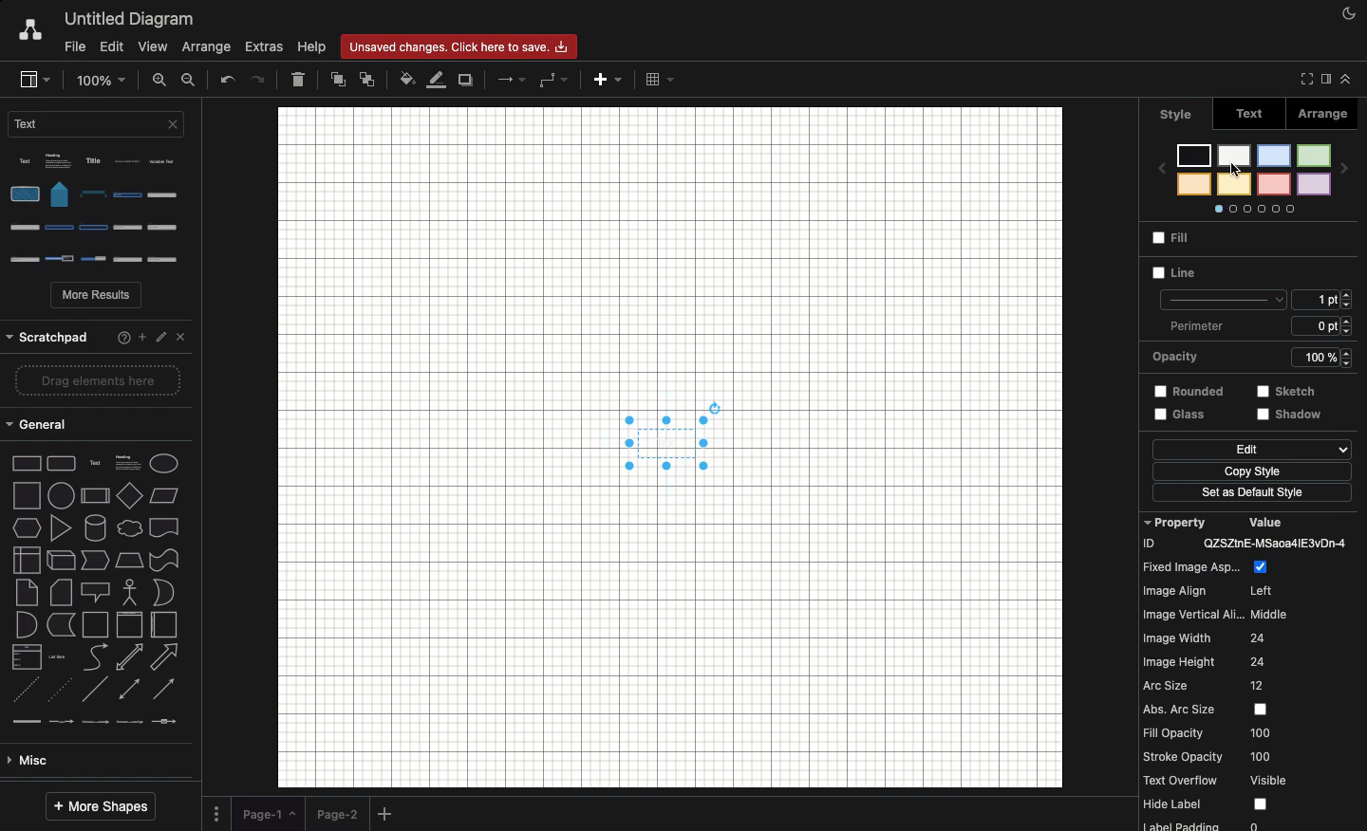 Image resolution: width=1367 pixels, height=831 pixels. I want to click on Edit, so click(110, 46).